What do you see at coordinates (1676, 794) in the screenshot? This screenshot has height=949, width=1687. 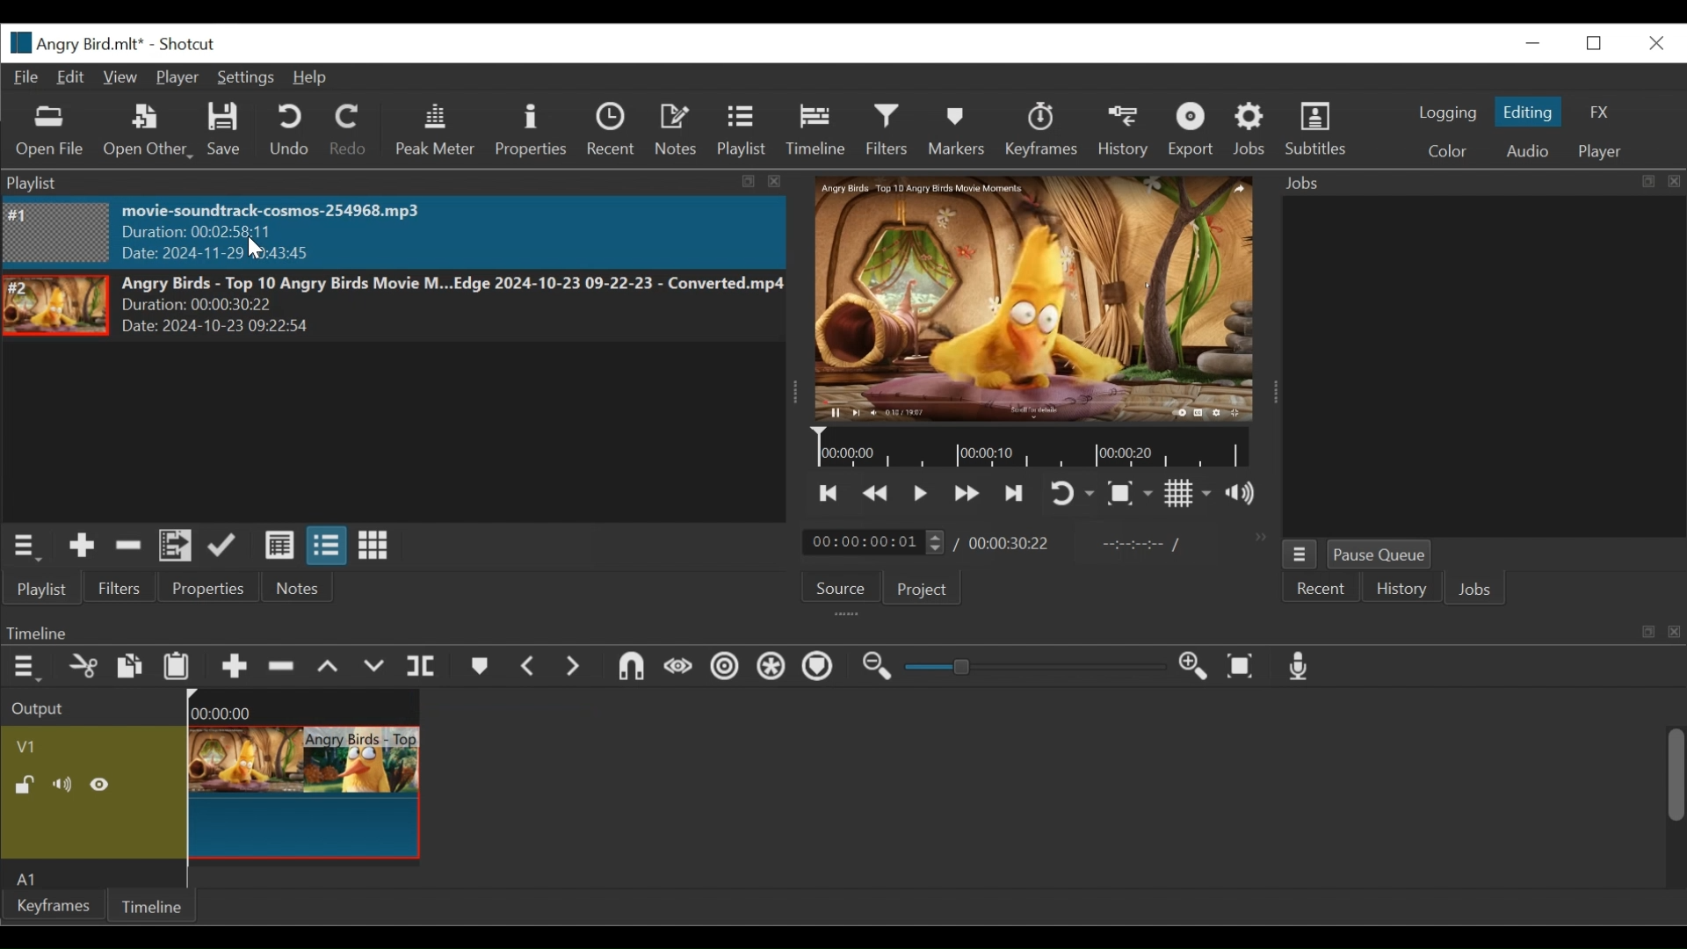 I see `Scrollbar` at bounding box center [1676, 794].